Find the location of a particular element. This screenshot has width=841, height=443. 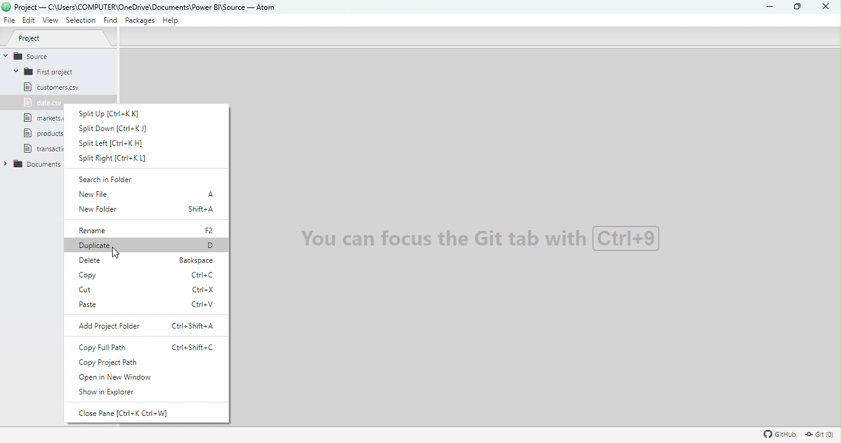

file is located at coordinates (43, 148).